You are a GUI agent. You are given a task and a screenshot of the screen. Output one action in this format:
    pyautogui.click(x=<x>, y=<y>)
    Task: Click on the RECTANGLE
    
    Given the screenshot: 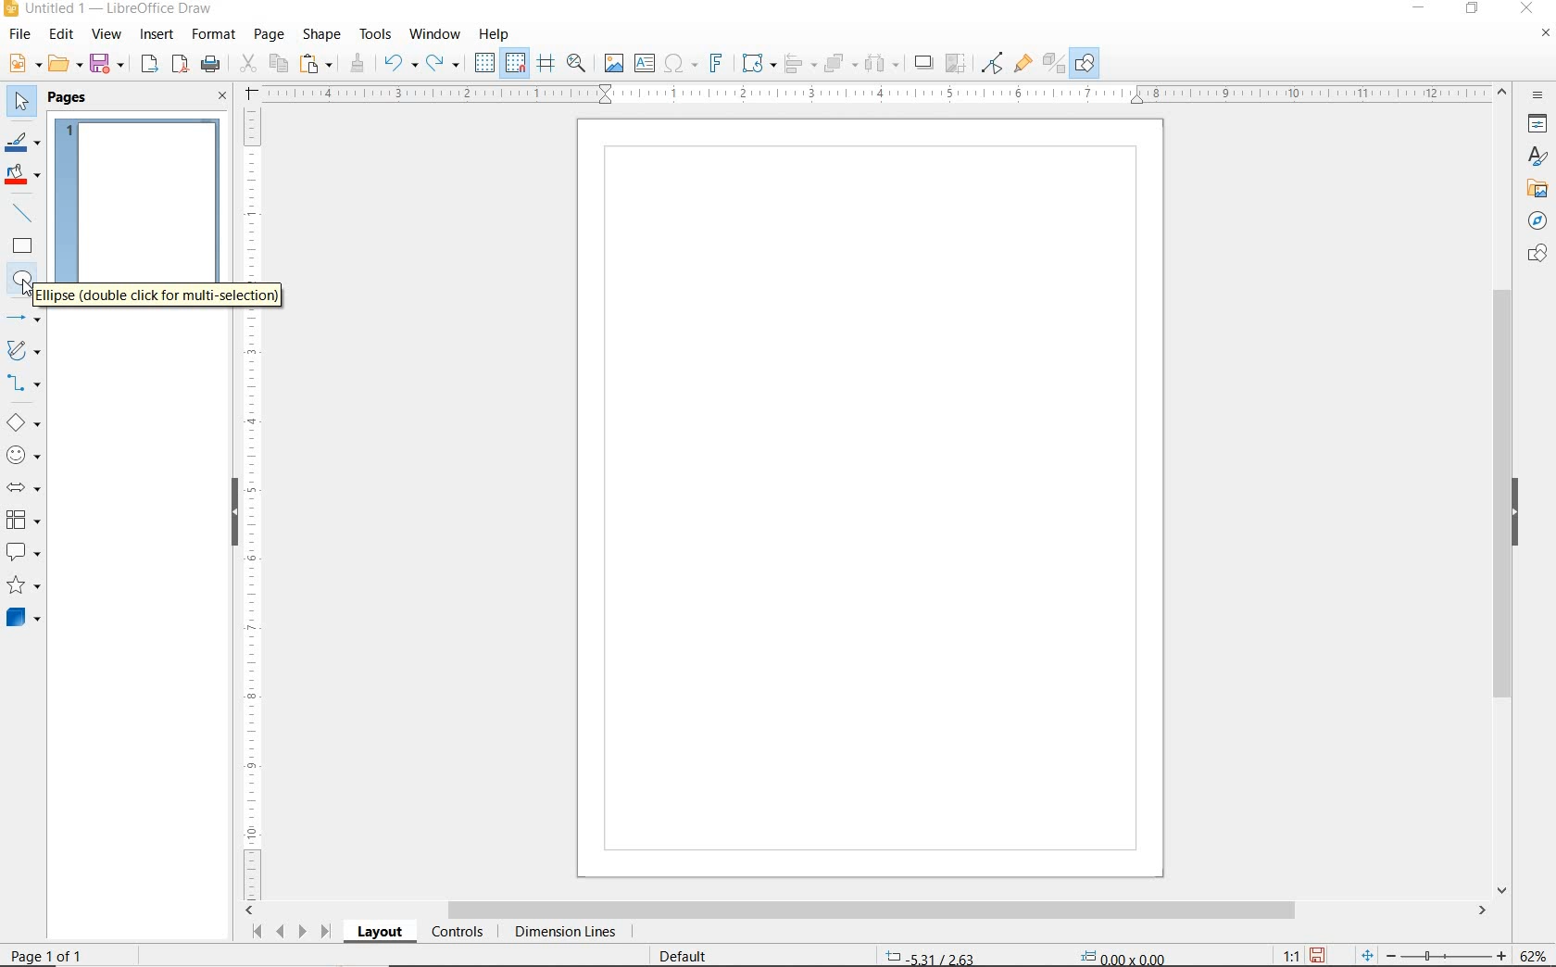 What is the action you would take?
    pyautogui.click(x=22, y=248)
    